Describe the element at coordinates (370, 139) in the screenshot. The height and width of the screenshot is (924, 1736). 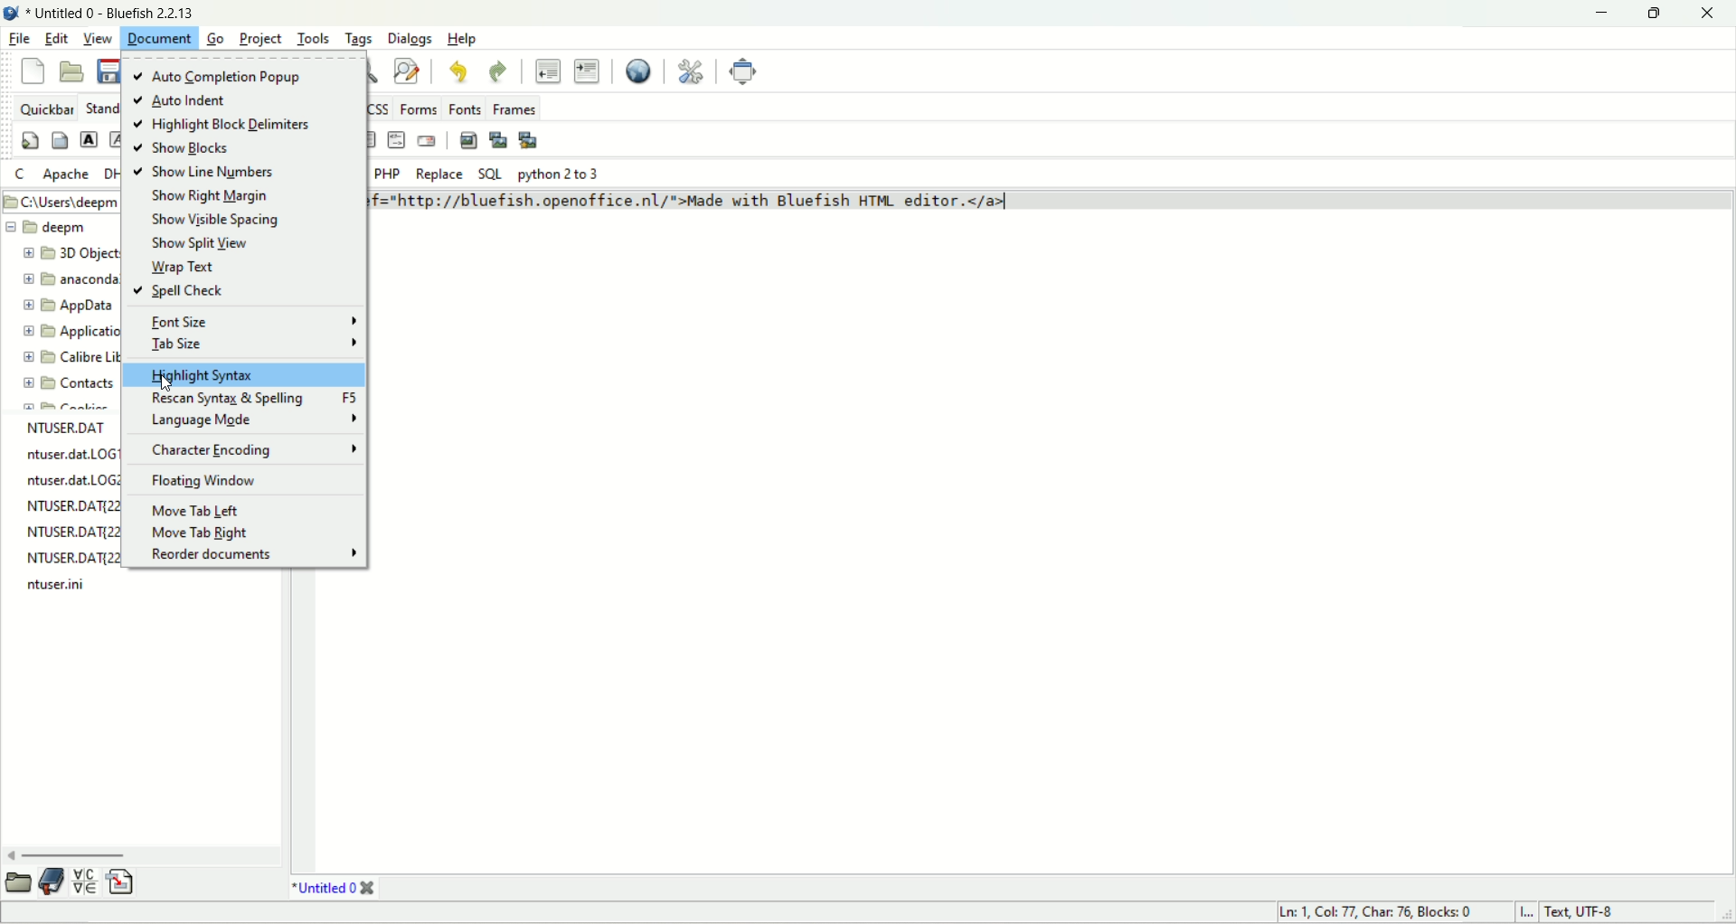
I see `right justify` at that location.